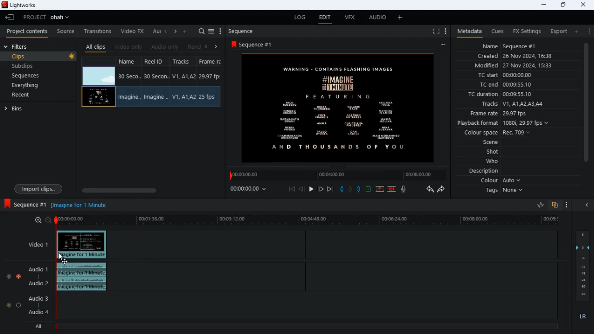 The height and width of the screenshot is (334, 594). I want to click on left, so click(167, 32).